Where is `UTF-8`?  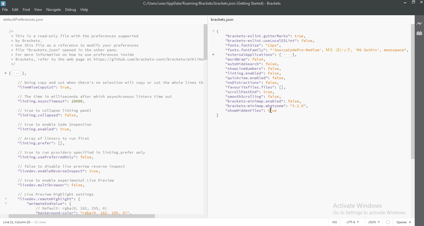 UTF-8 is located at coordinates (354, 222).